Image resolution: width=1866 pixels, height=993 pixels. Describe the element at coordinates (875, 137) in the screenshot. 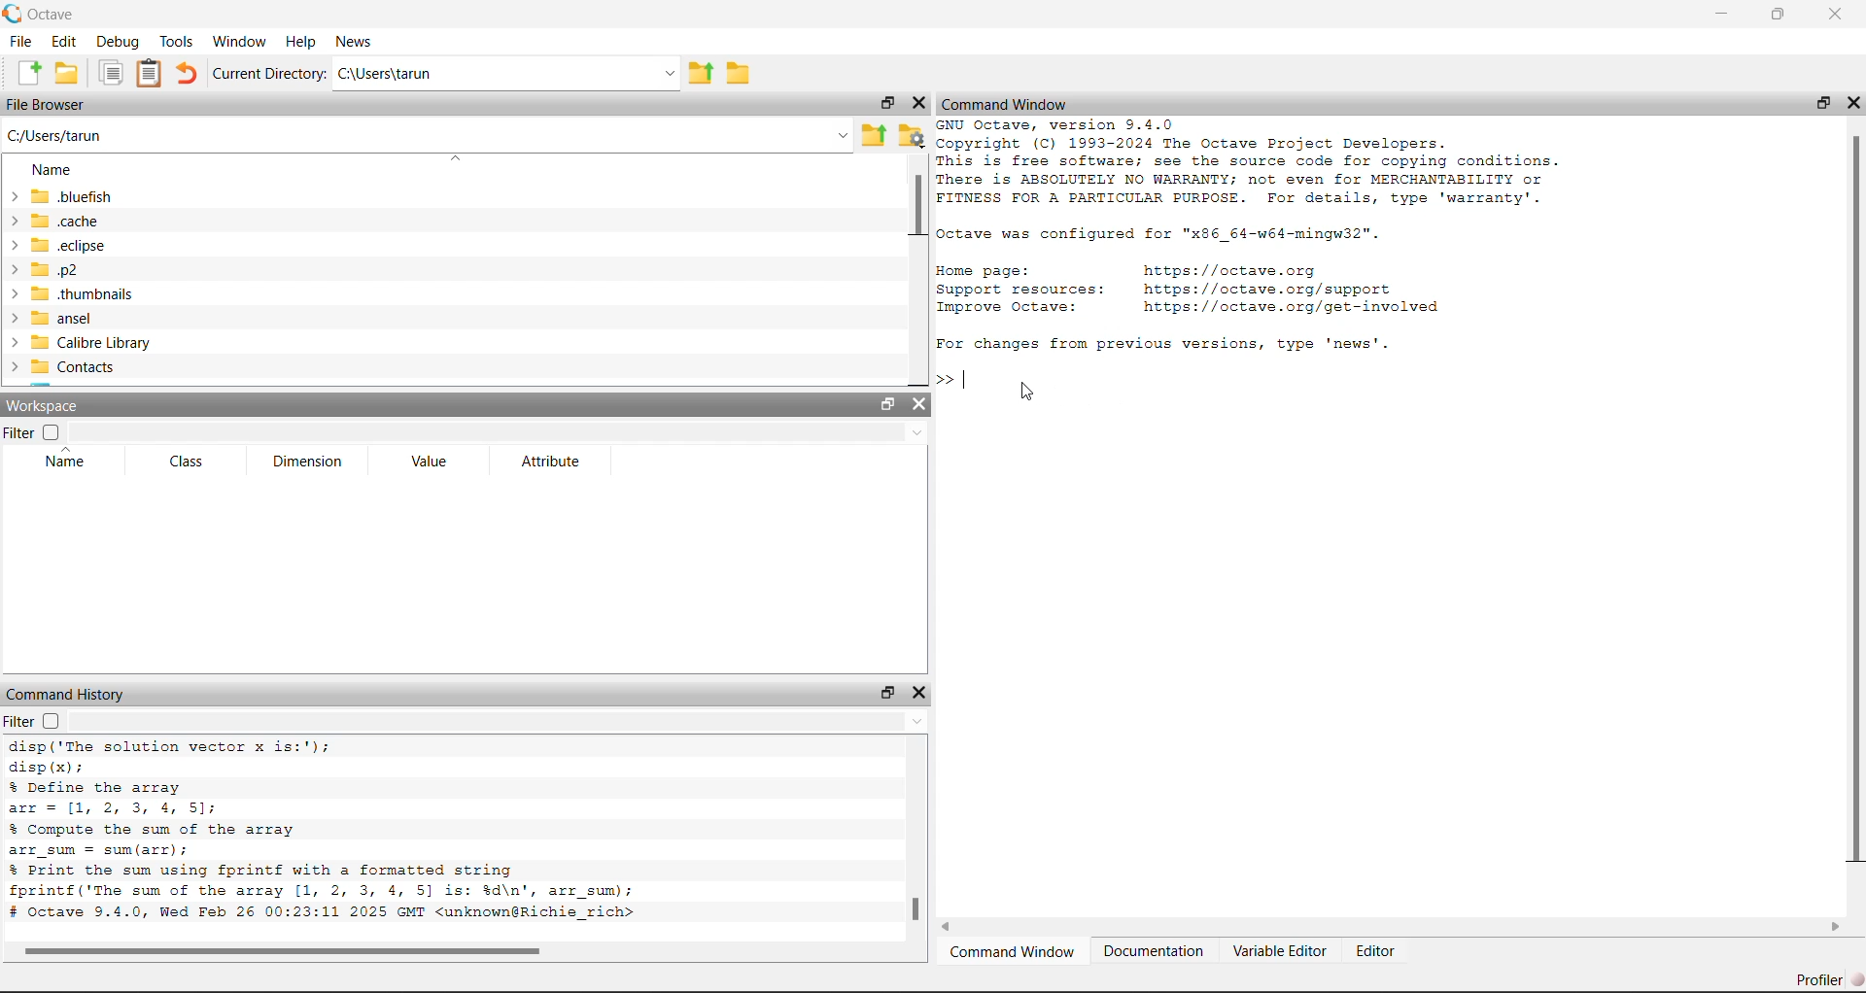

I see `One directory up` at that location.